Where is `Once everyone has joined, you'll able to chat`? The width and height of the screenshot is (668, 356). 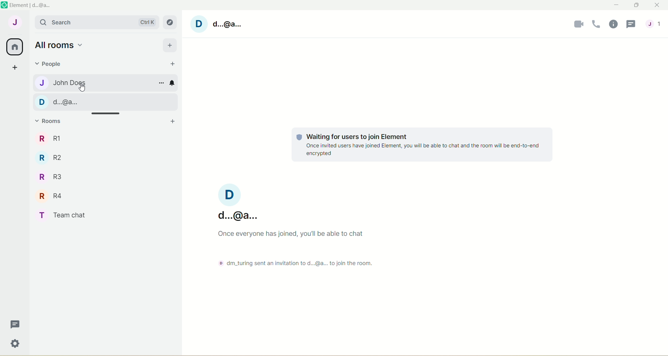
Once everyone has joined, you'll able to chat is located at coordinates (292, 233).